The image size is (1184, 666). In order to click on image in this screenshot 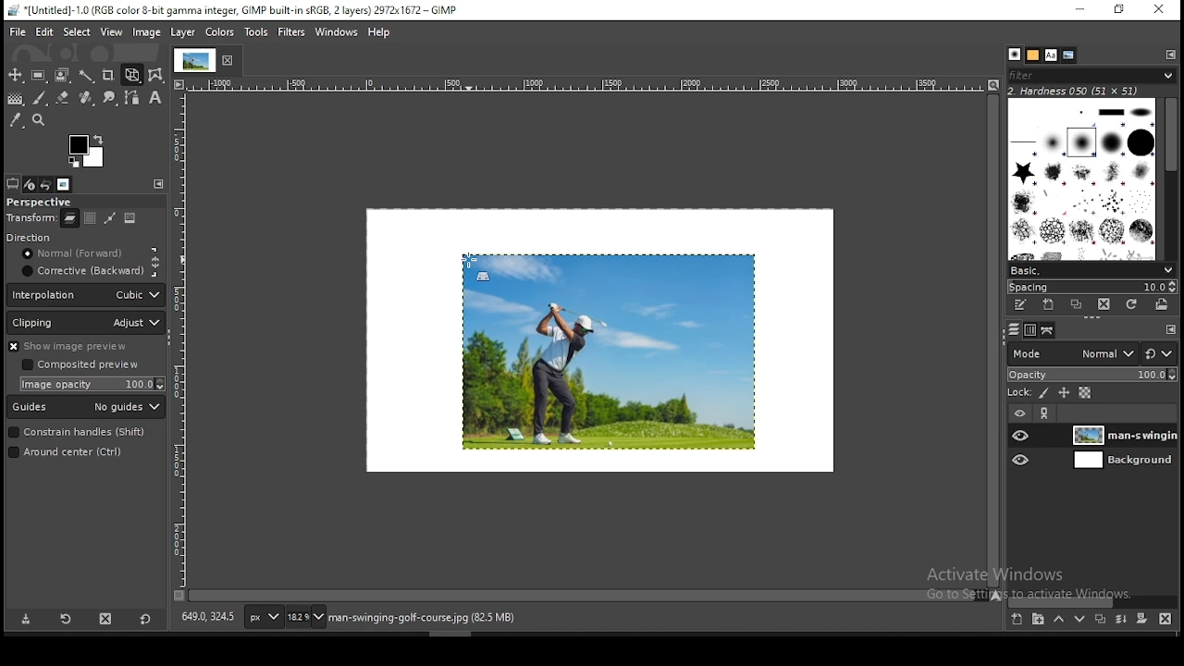, I will do `click(146, 32)`.